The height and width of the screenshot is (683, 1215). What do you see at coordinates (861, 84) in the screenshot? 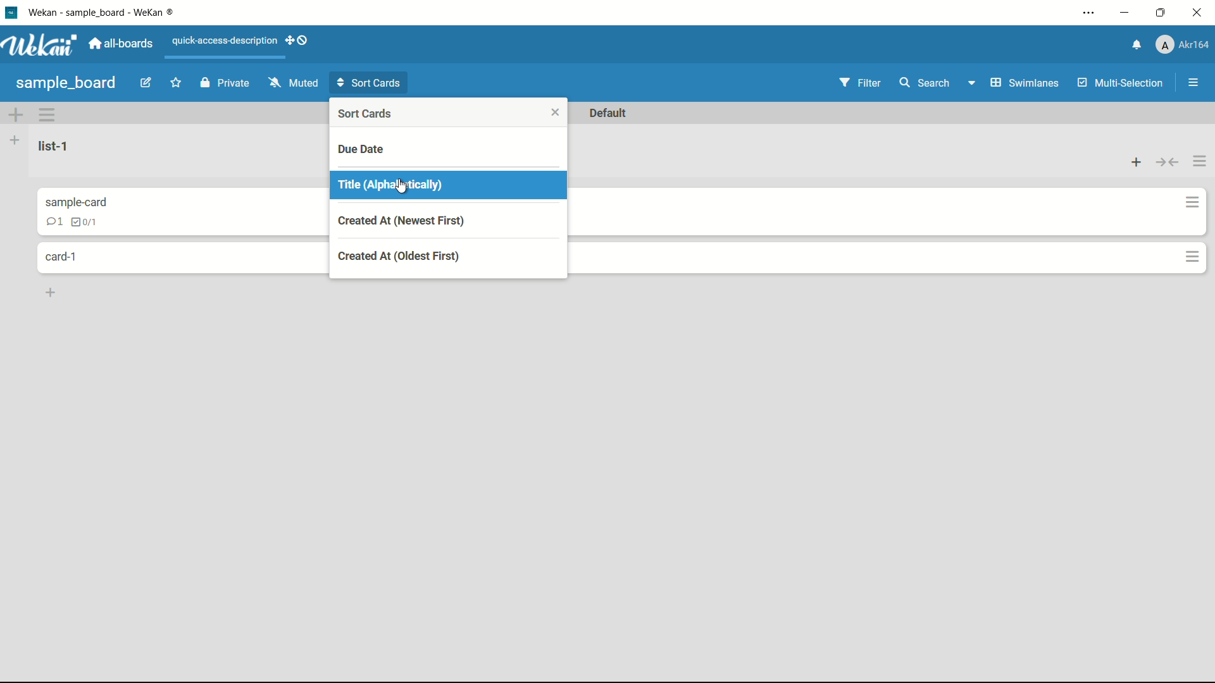
I see `filter` at bounding box center [861, 84].